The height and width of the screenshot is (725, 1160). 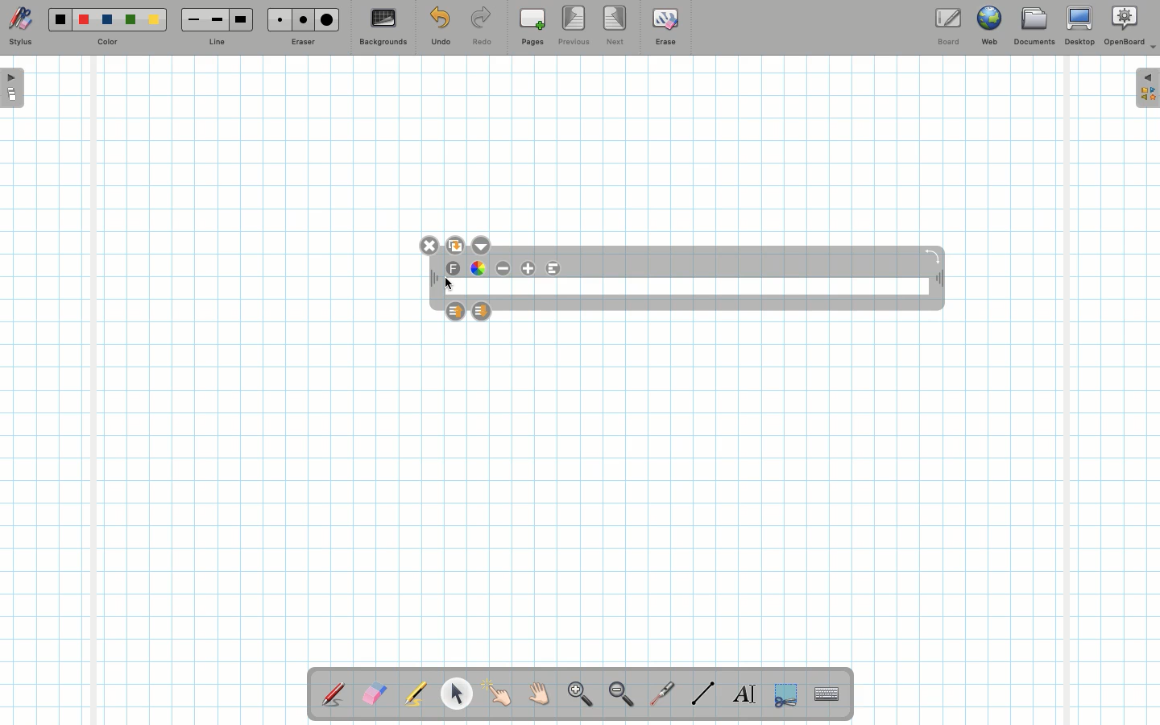 What do you see at coordinates (20, 27) in the screenshot?
I see `Stylus` at bounding box center [20, 27].